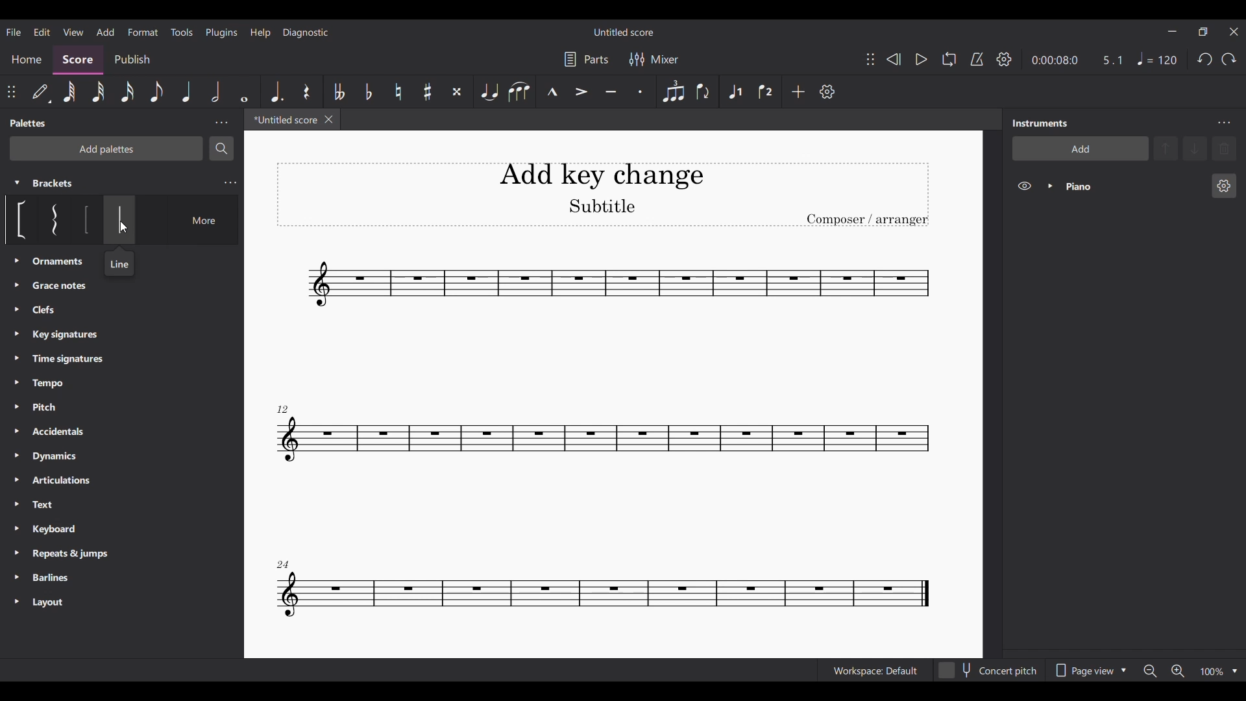  What do you see at coordinates (1134, 186) in the screenshot?
I see `Piano instrument` at bounding box center [1134, 186].